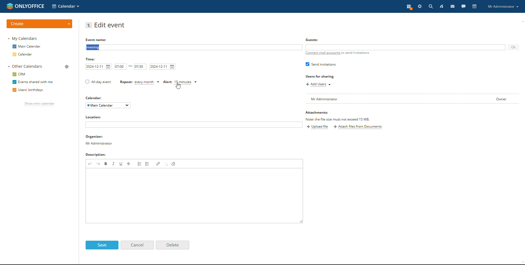 This screenshot has width=525, height=265. Describe the element at coordinates (419, 6) in the screenshot. I see `settings` at that location.